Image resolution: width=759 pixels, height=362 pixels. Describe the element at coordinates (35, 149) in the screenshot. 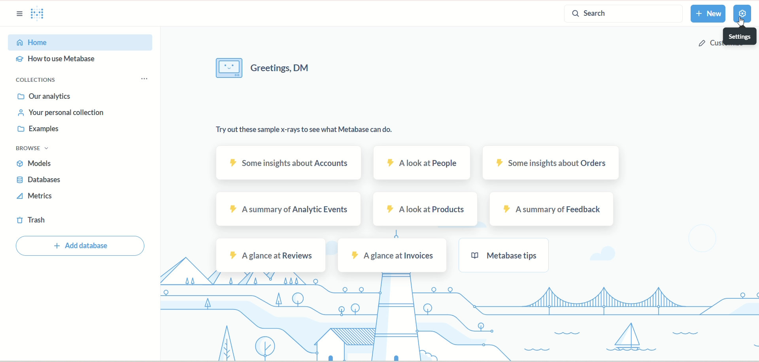

I see `browse` at that location.